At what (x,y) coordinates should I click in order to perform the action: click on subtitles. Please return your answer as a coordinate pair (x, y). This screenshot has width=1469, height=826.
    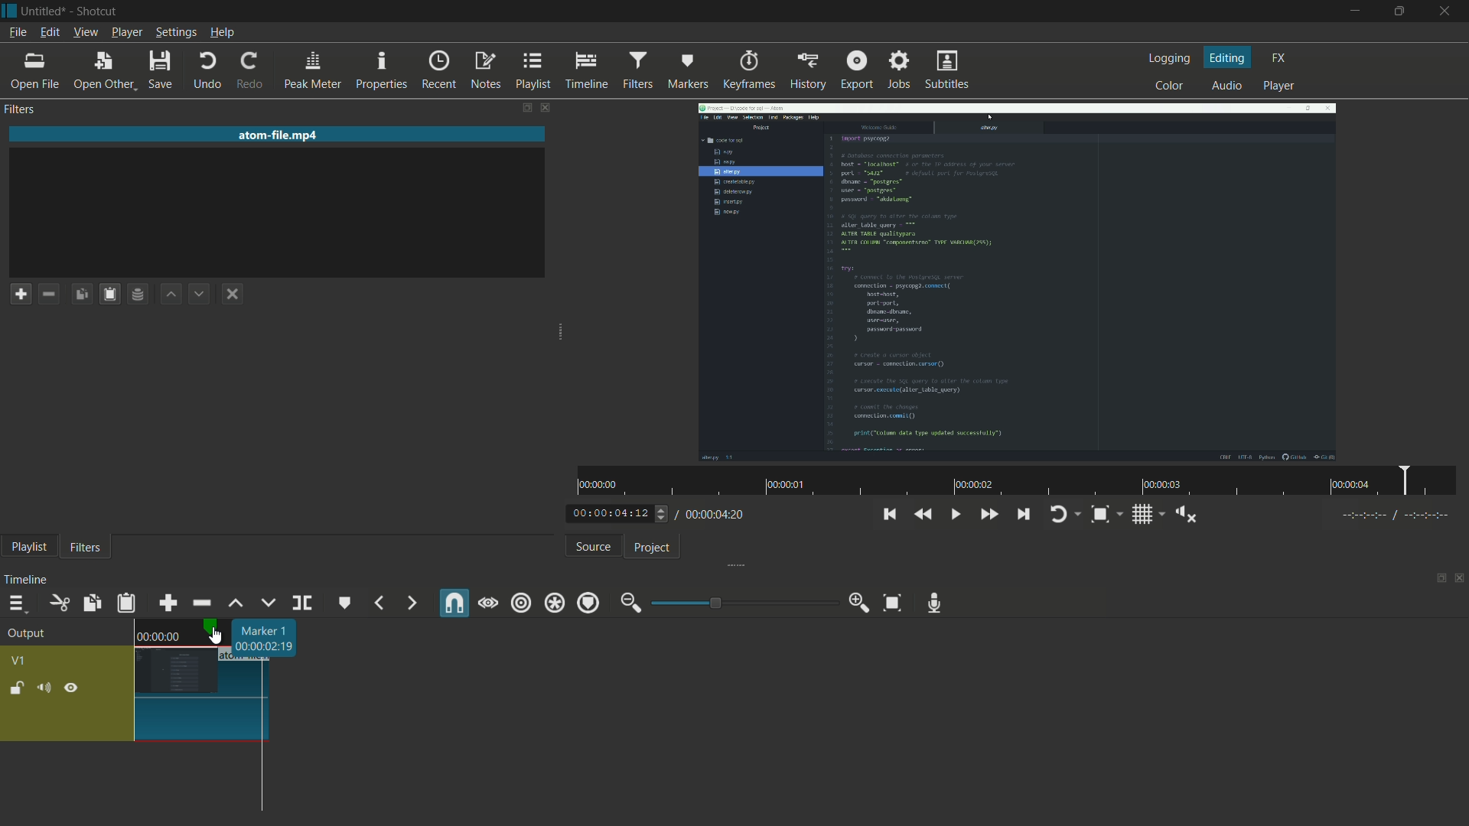
    Looking at the image, I should click on (949, 70).